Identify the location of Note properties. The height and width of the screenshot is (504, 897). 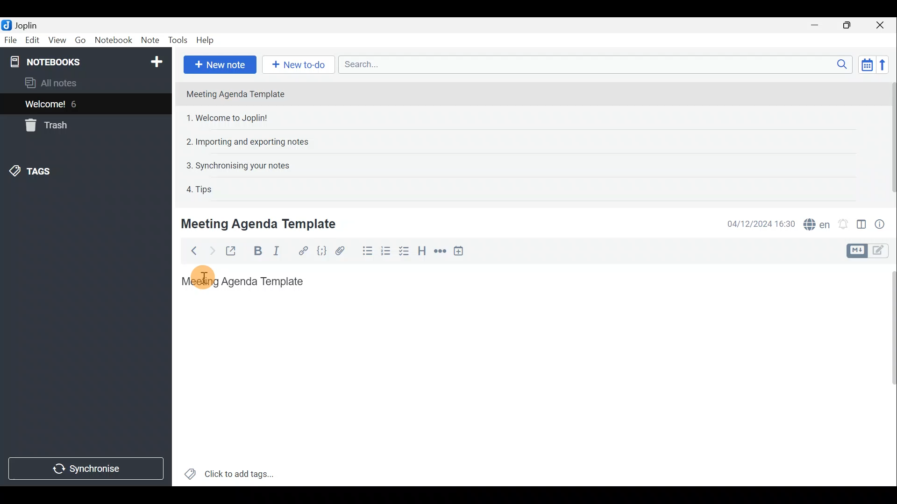
(883, 224).